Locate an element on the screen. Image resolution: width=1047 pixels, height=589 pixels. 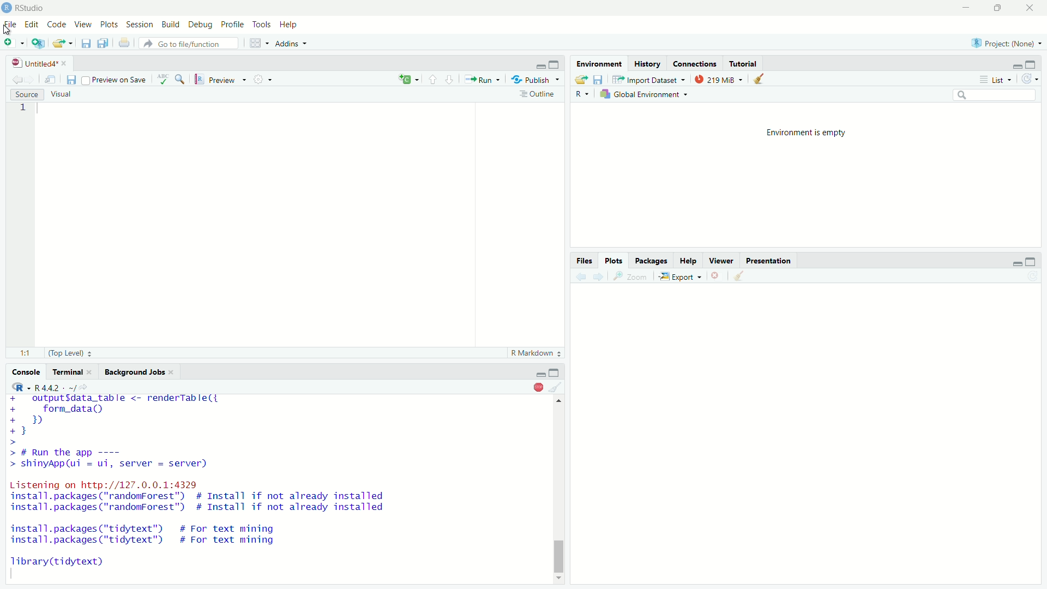
Preview on Save is located at coordinates (116, 79).